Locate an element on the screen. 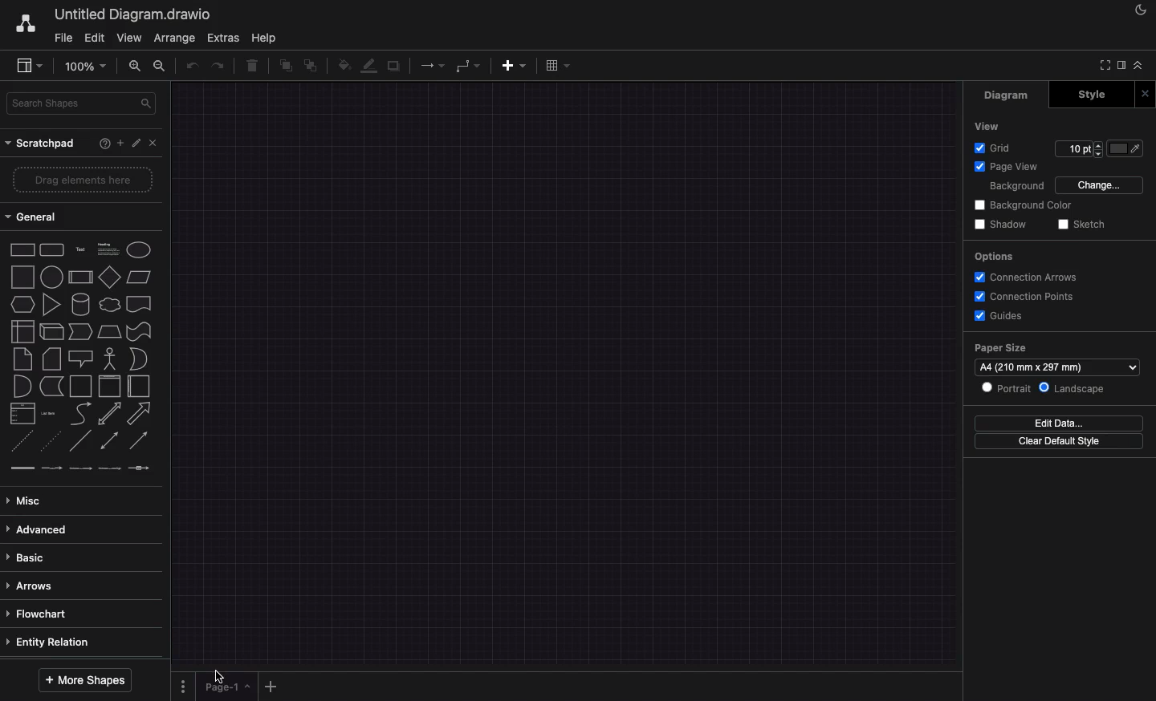 The image size is (1156, 701). line color is located at coordinates (369, 65).